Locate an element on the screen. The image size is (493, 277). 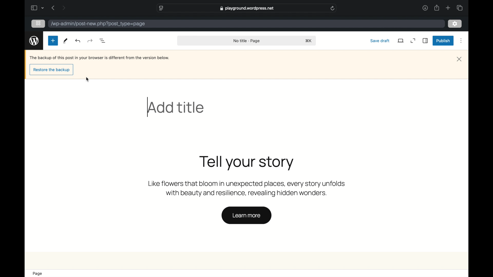
downloads is located at coordinates (425, 8).